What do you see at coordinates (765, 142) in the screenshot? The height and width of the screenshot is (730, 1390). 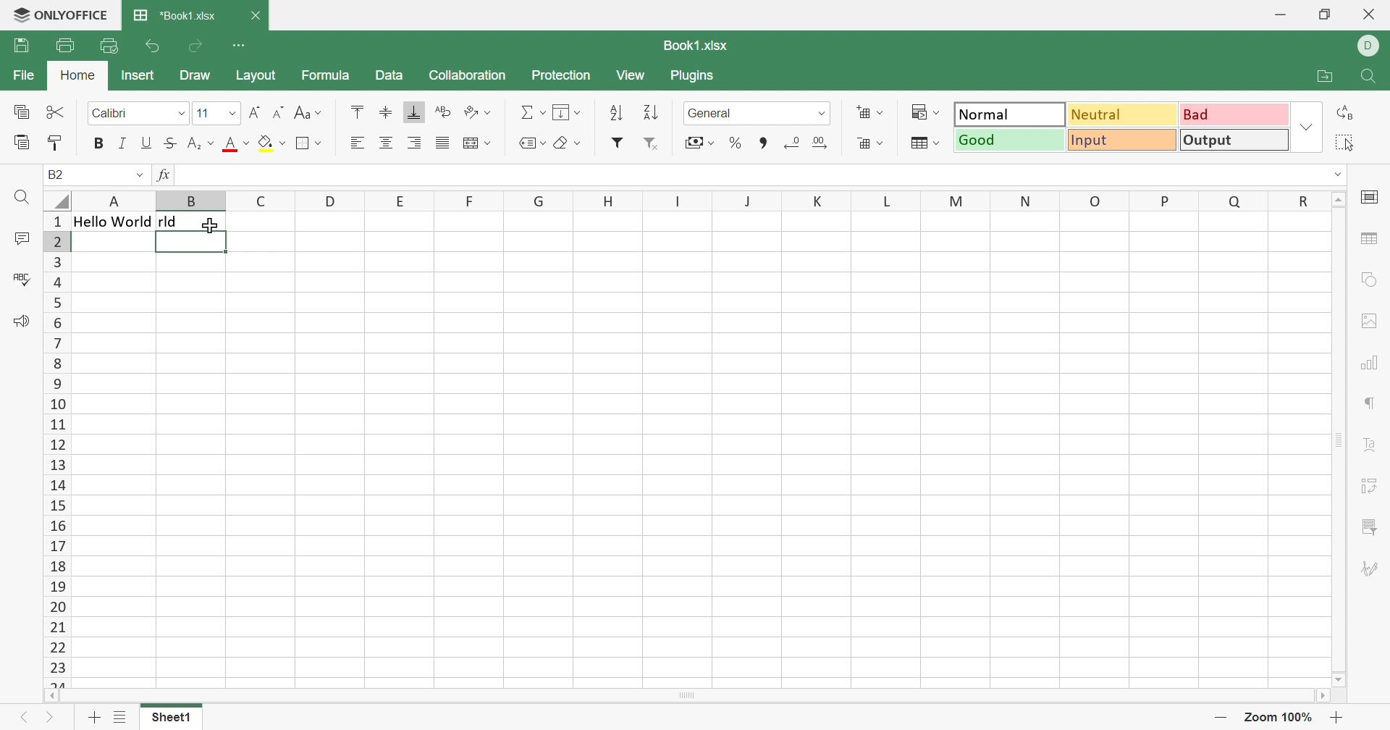 I see `Comma style` at bounding box center [765, 142].